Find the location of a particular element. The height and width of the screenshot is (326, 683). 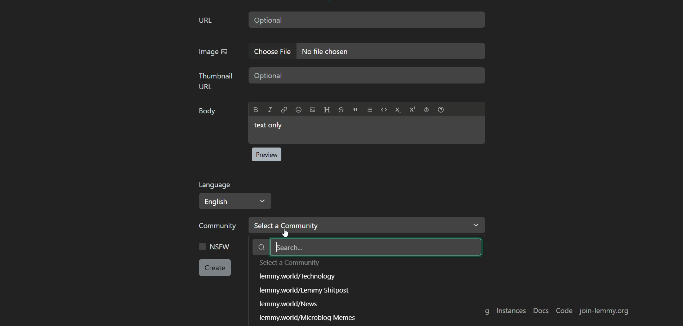

NSFW is located at coordinates (214, 246).